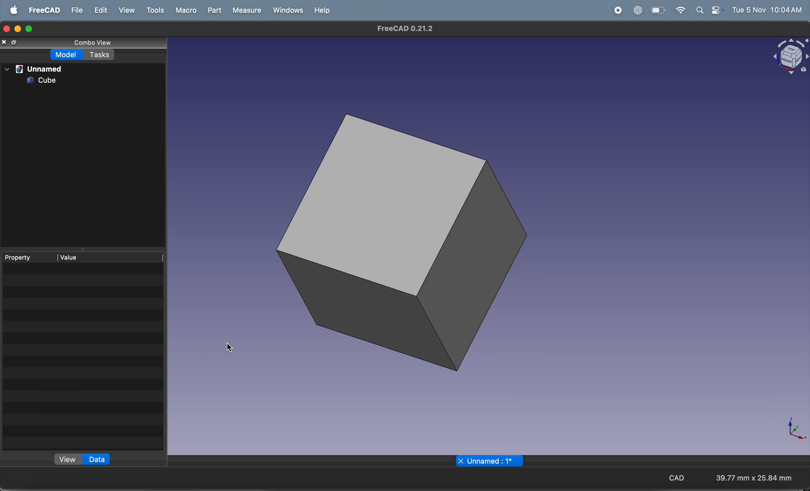 Image resolution: width=810 pixels, height=491 pixels. What do you see at coordinates (19, 29) in the screenshot?
I see `minimize` at bounding box center [19, 29].